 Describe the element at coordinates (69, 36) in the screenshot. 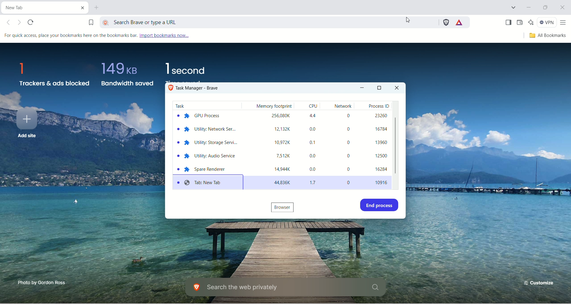

I see `For quick access, place your bookmarks here on the bookmarks bar` at that location.